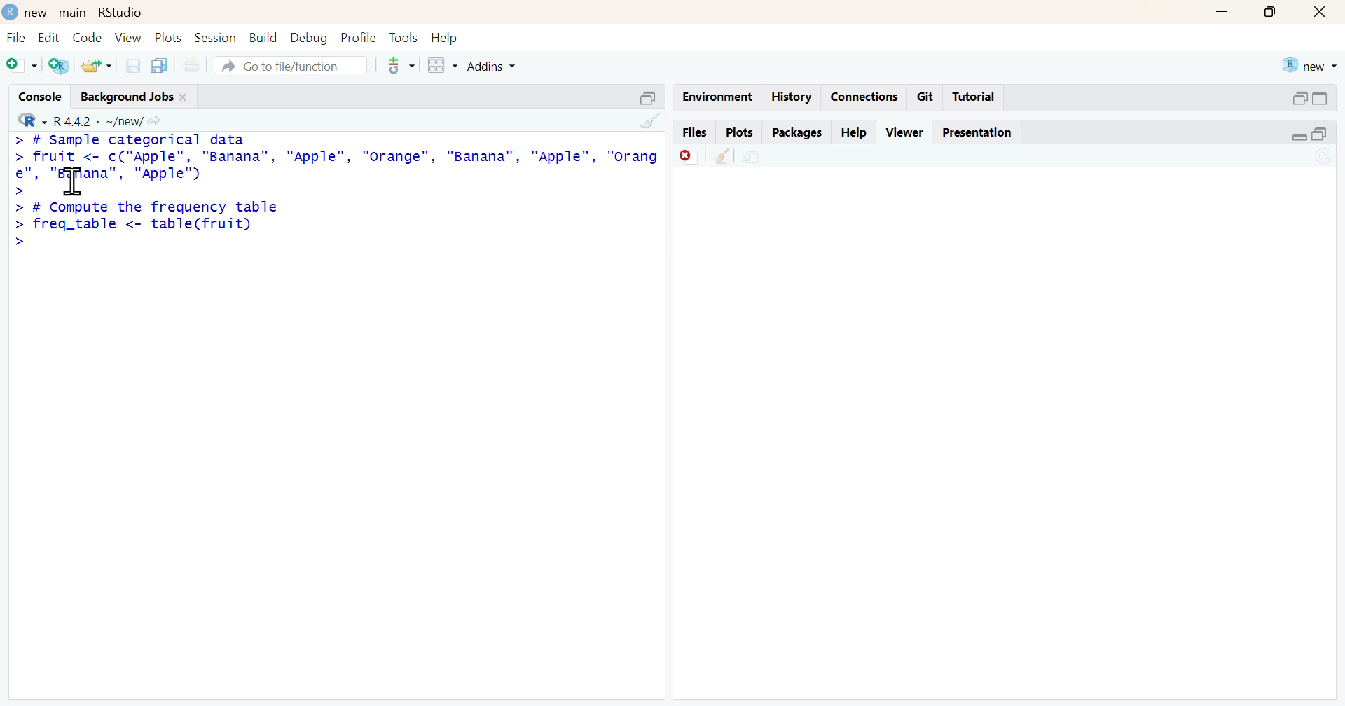 This screenshot has width=1345, height=706. Describe the element at coordinates (134, 98) in the screenshot. I see `background jobs` at that location.